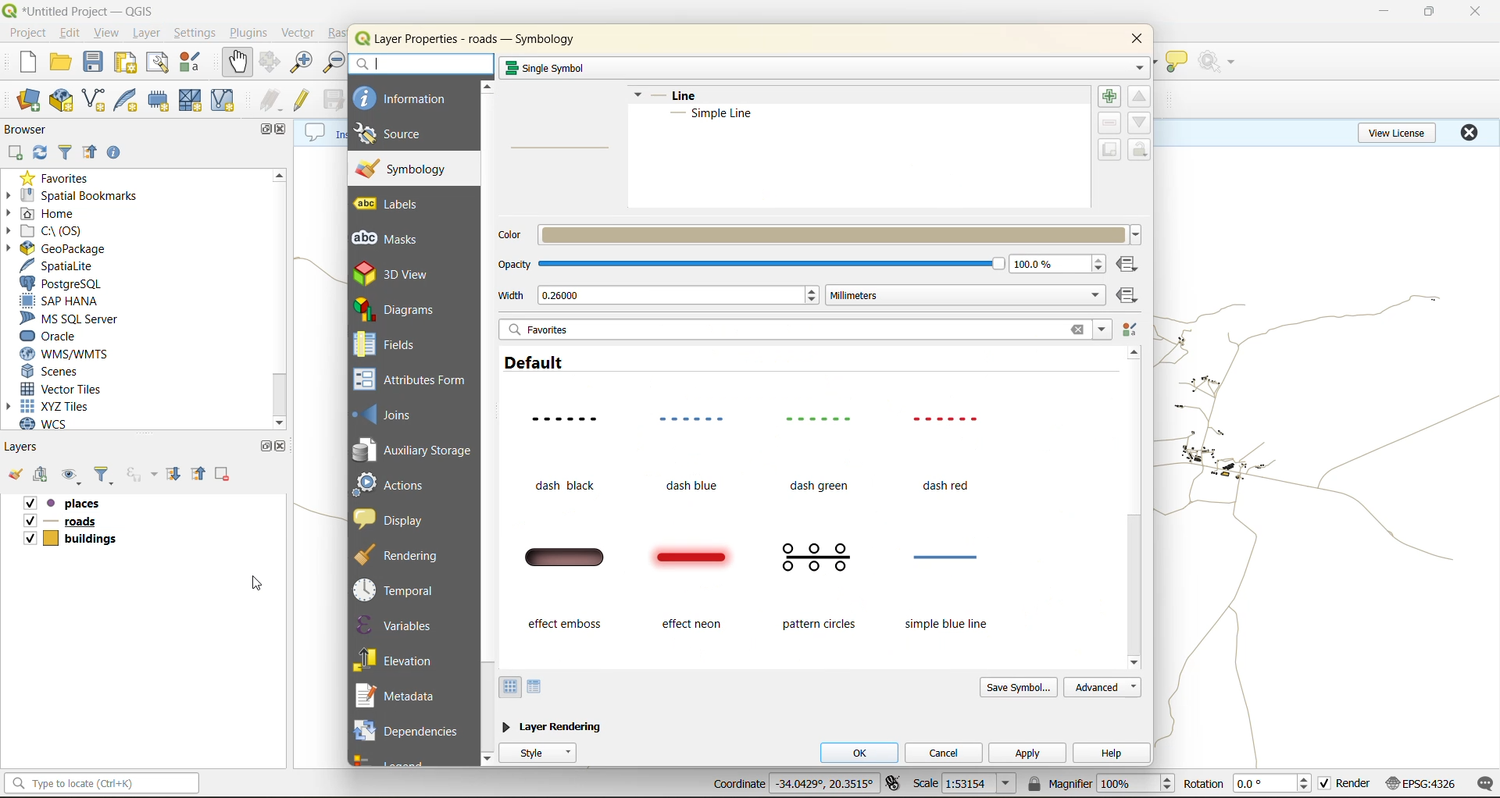 The height and width of the screenshot is (798, 1500). Describe the element at coordinates (64, 371) in the screenshot. I see `scenes` at that location.